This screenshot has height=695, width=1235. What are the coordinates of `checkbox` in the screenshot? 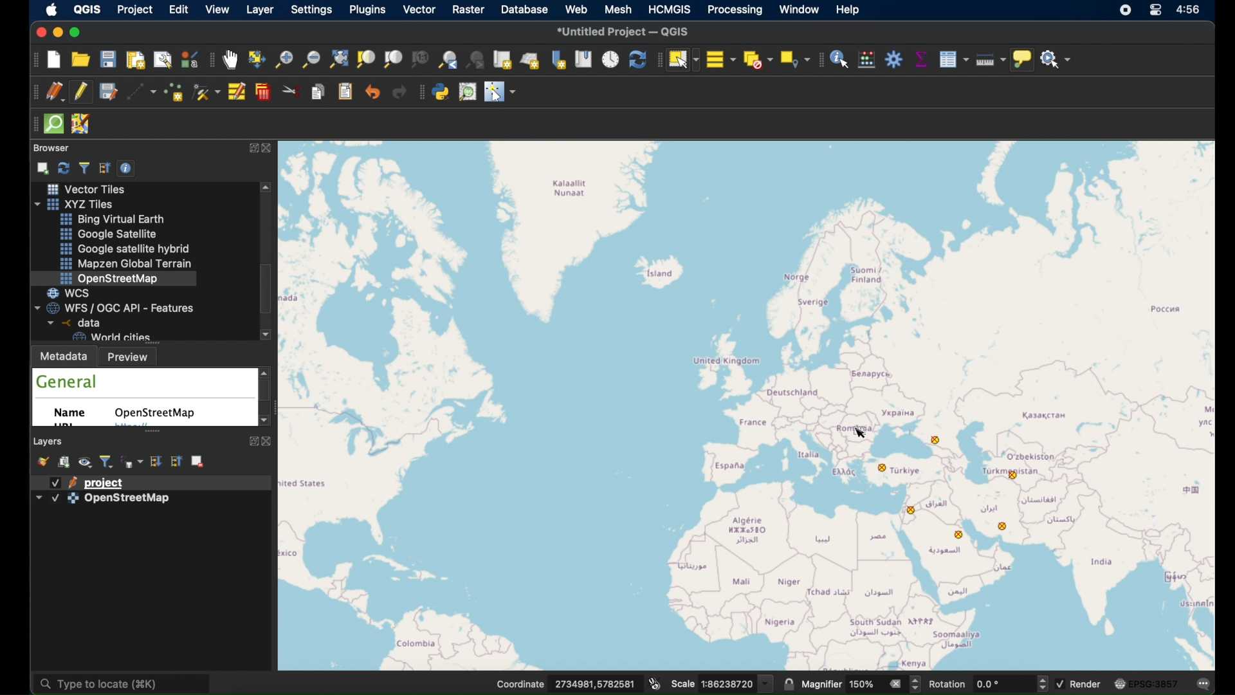 It's located at (1060, 684).